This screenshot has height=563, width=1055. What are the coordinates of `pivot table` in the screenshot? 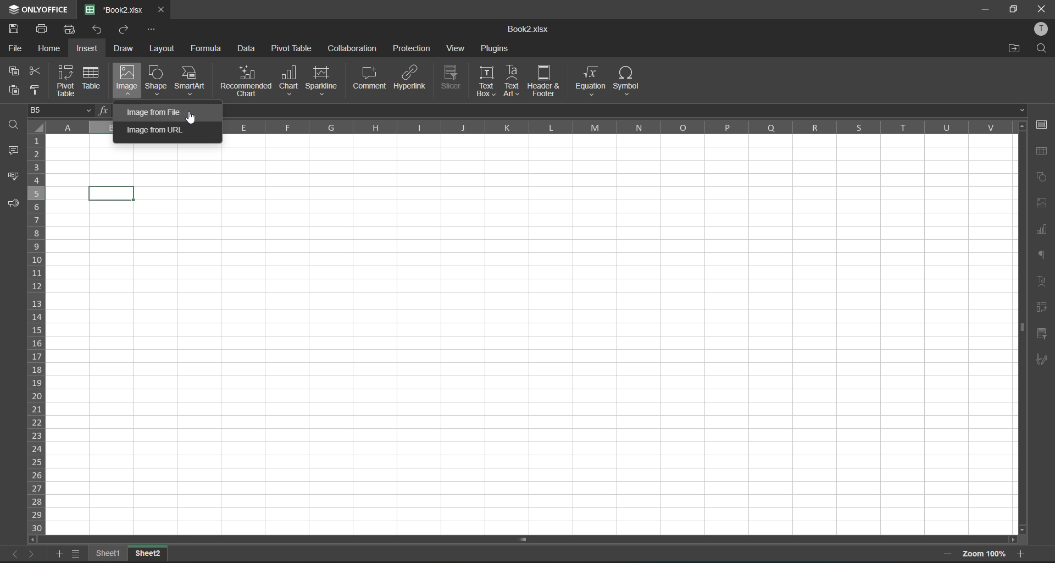 It's located at (67, 82).